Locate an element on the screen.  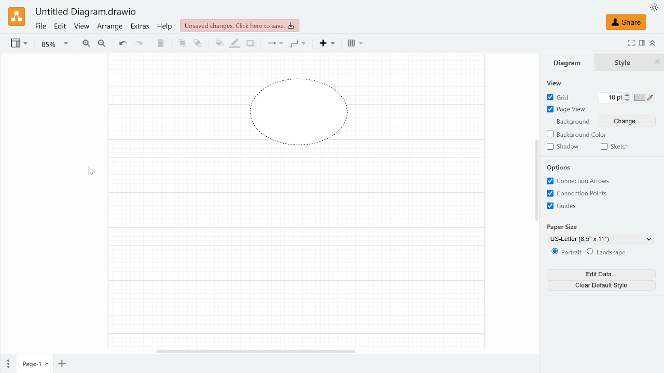
Unsaved changes. Click here to save is located at coordinates (237, 25).